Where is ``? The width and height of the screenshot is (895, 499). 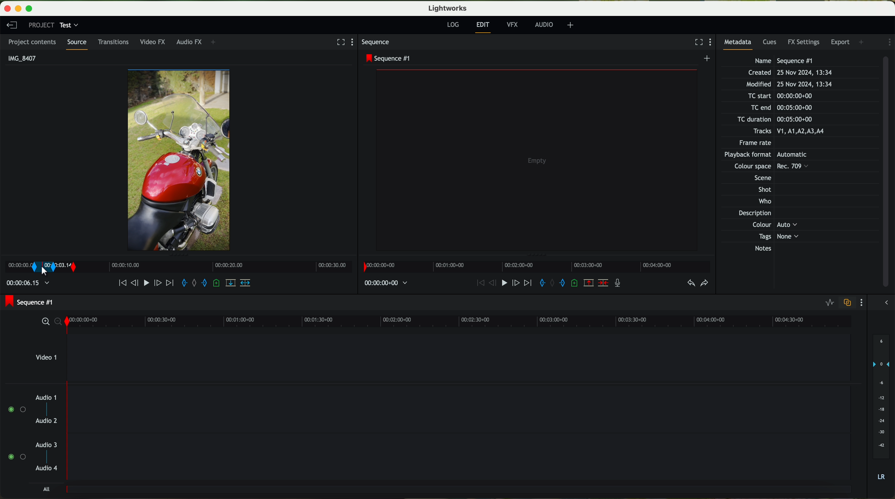
 is located at coordinates (759, 177).